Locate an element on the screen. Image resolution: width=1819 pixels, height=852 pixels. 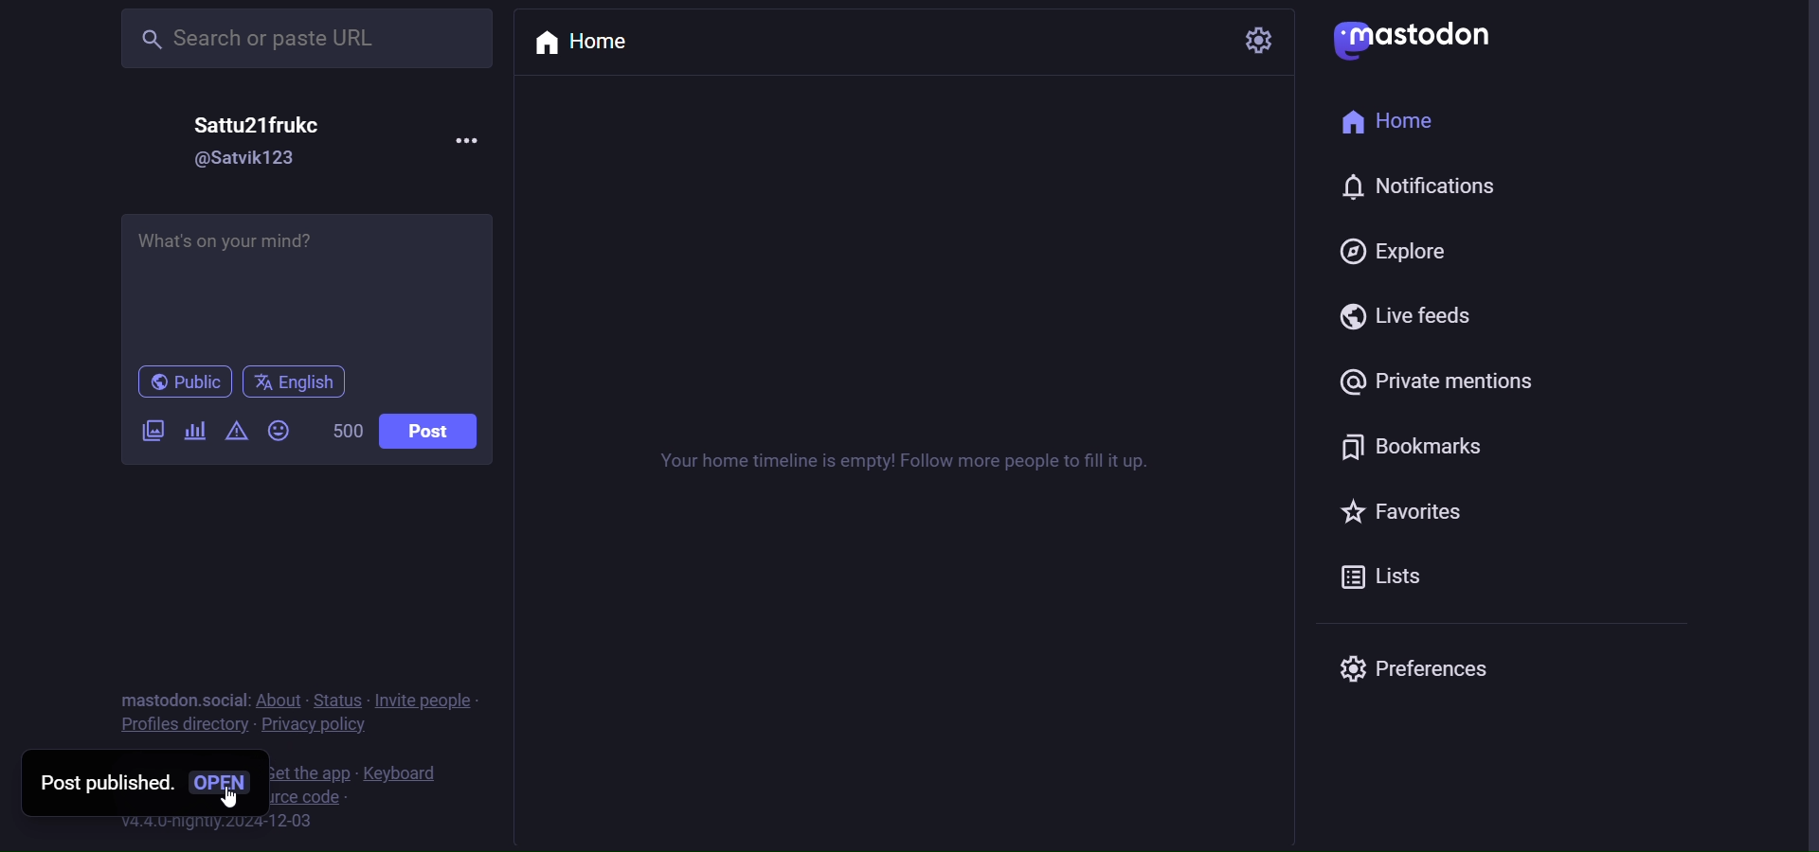
home is located at coordinates (1394, 121).